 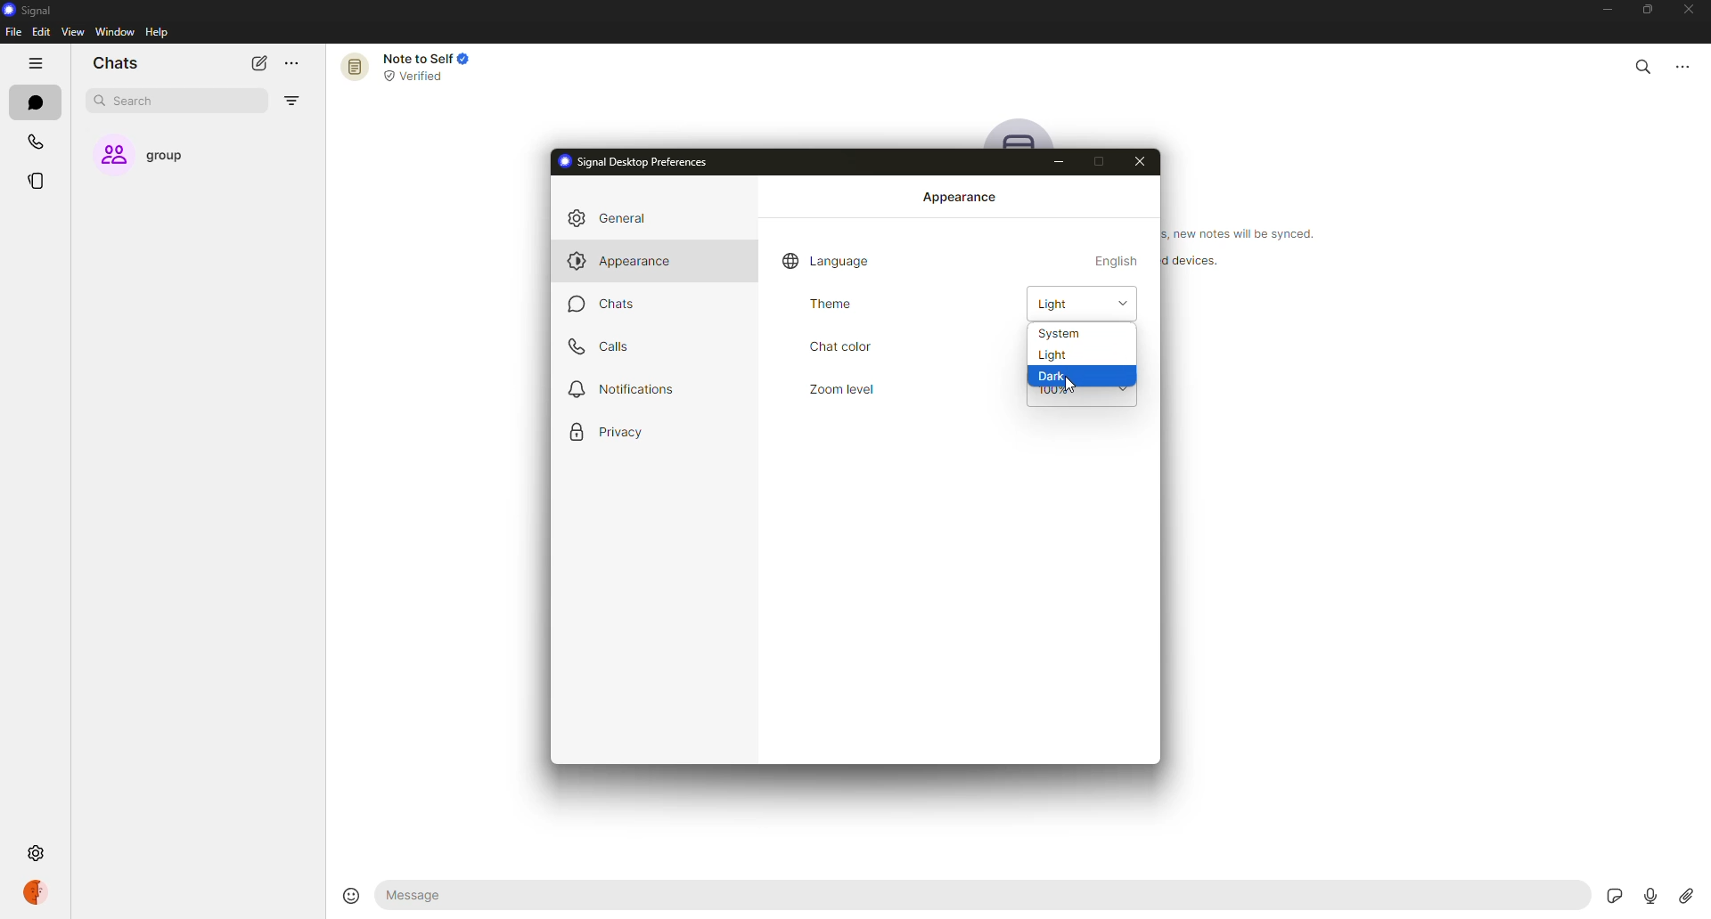 I want to click on theme, so click(x=835, y=305).